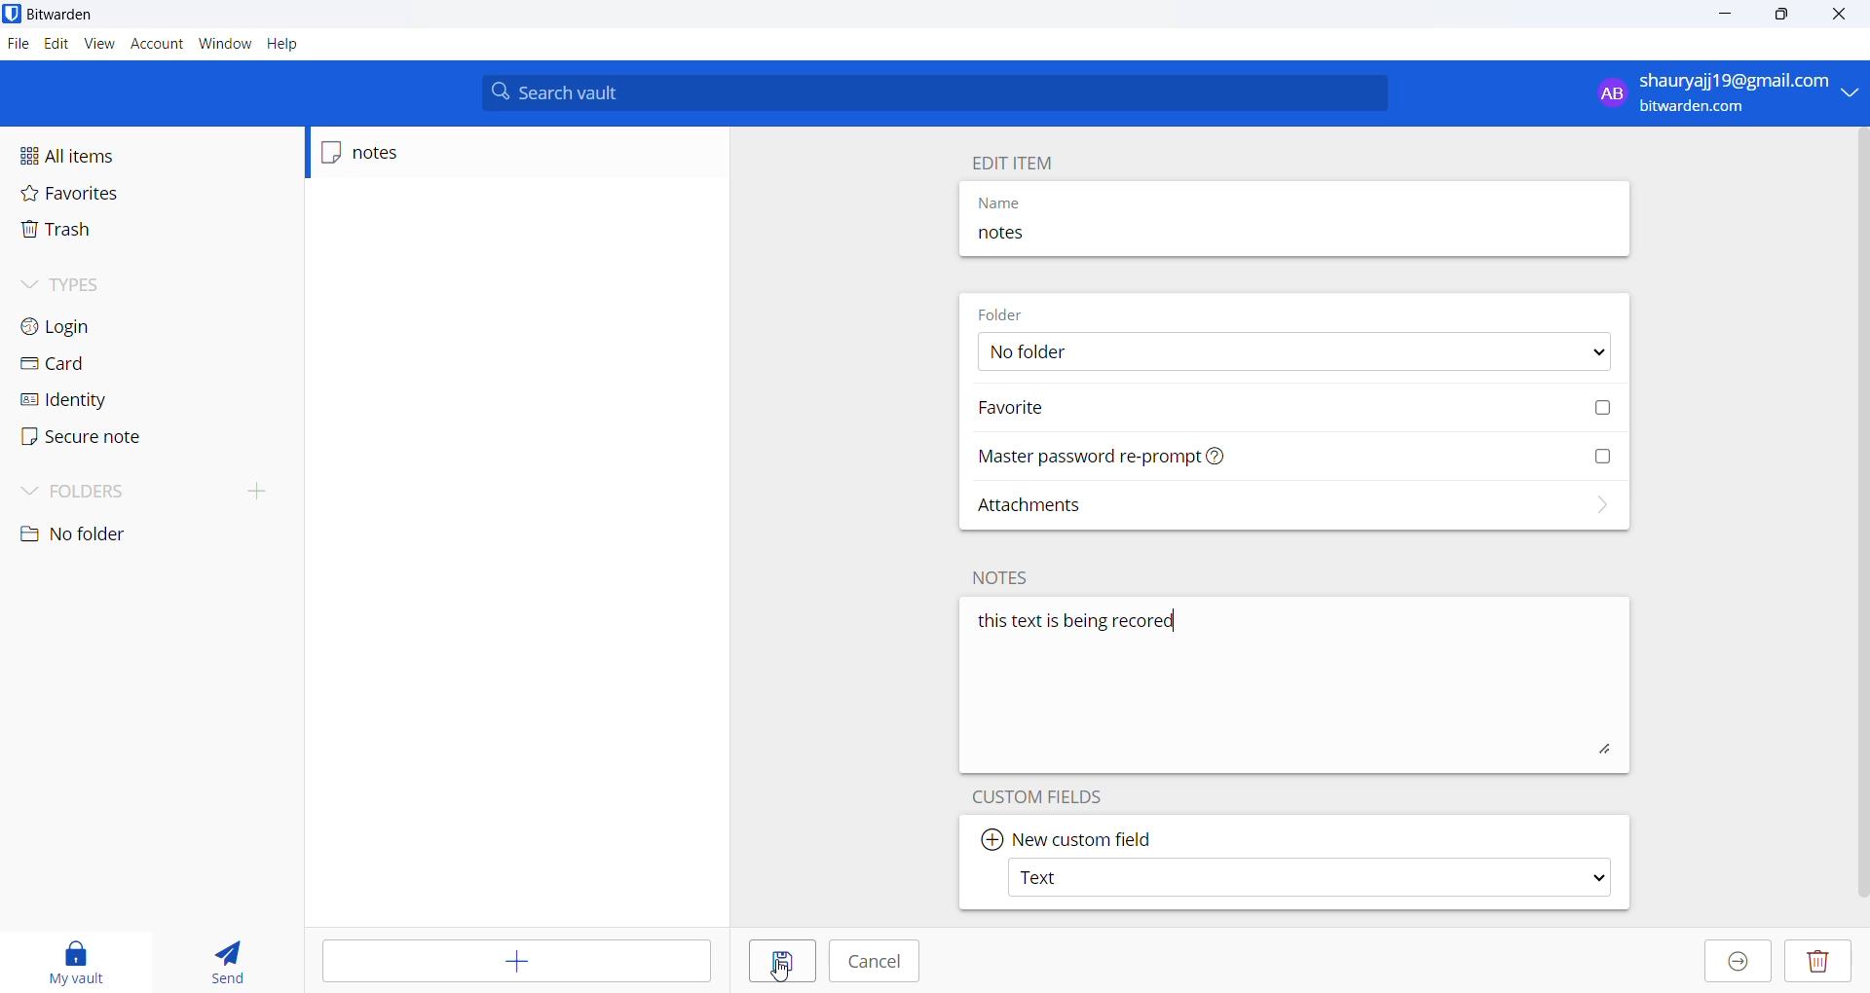  Describe the element at coordinates (1004, 574) in the screenshot. I see `notes` at that location.